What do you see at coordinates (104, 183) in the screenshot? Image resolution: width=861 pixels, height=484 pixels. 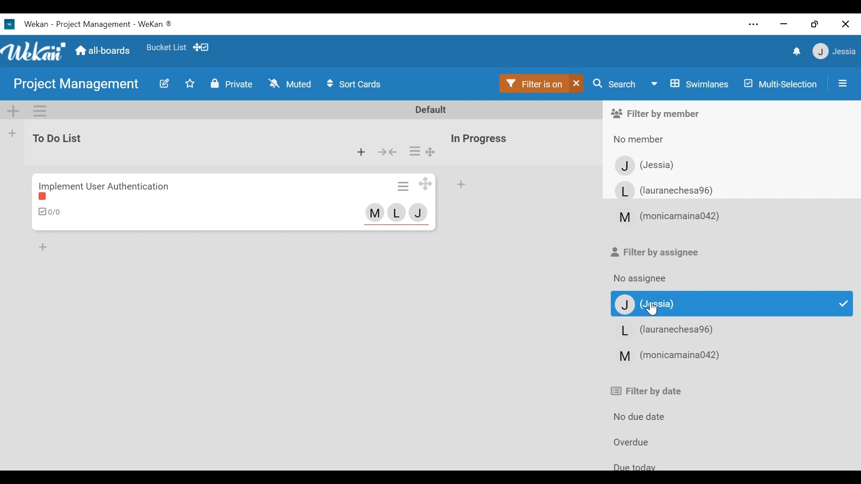 I see `Implement user authentication` at bounding box center [104, 183].